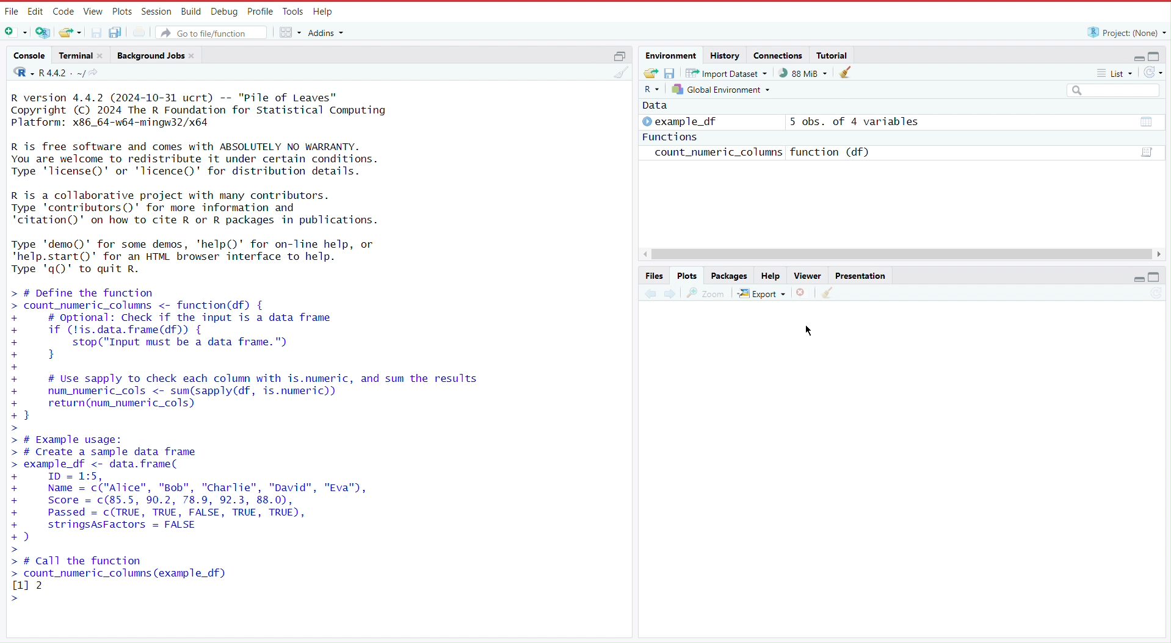 This screenshot has width=1171, height=643. I want to click on , so click(1112, 92).